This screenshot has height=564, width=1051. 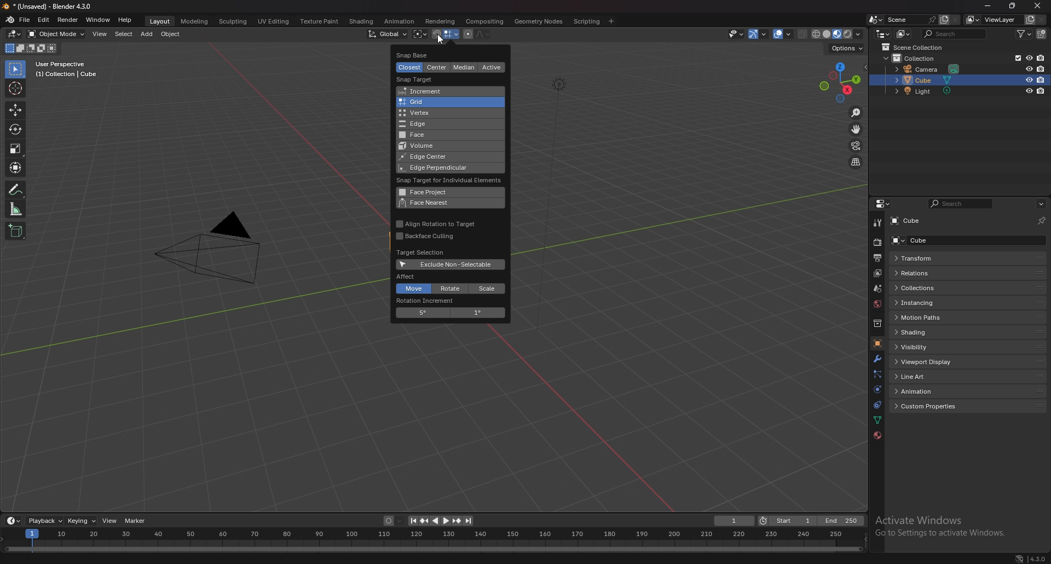 I want to click on layout, so click(x=160, y=21).